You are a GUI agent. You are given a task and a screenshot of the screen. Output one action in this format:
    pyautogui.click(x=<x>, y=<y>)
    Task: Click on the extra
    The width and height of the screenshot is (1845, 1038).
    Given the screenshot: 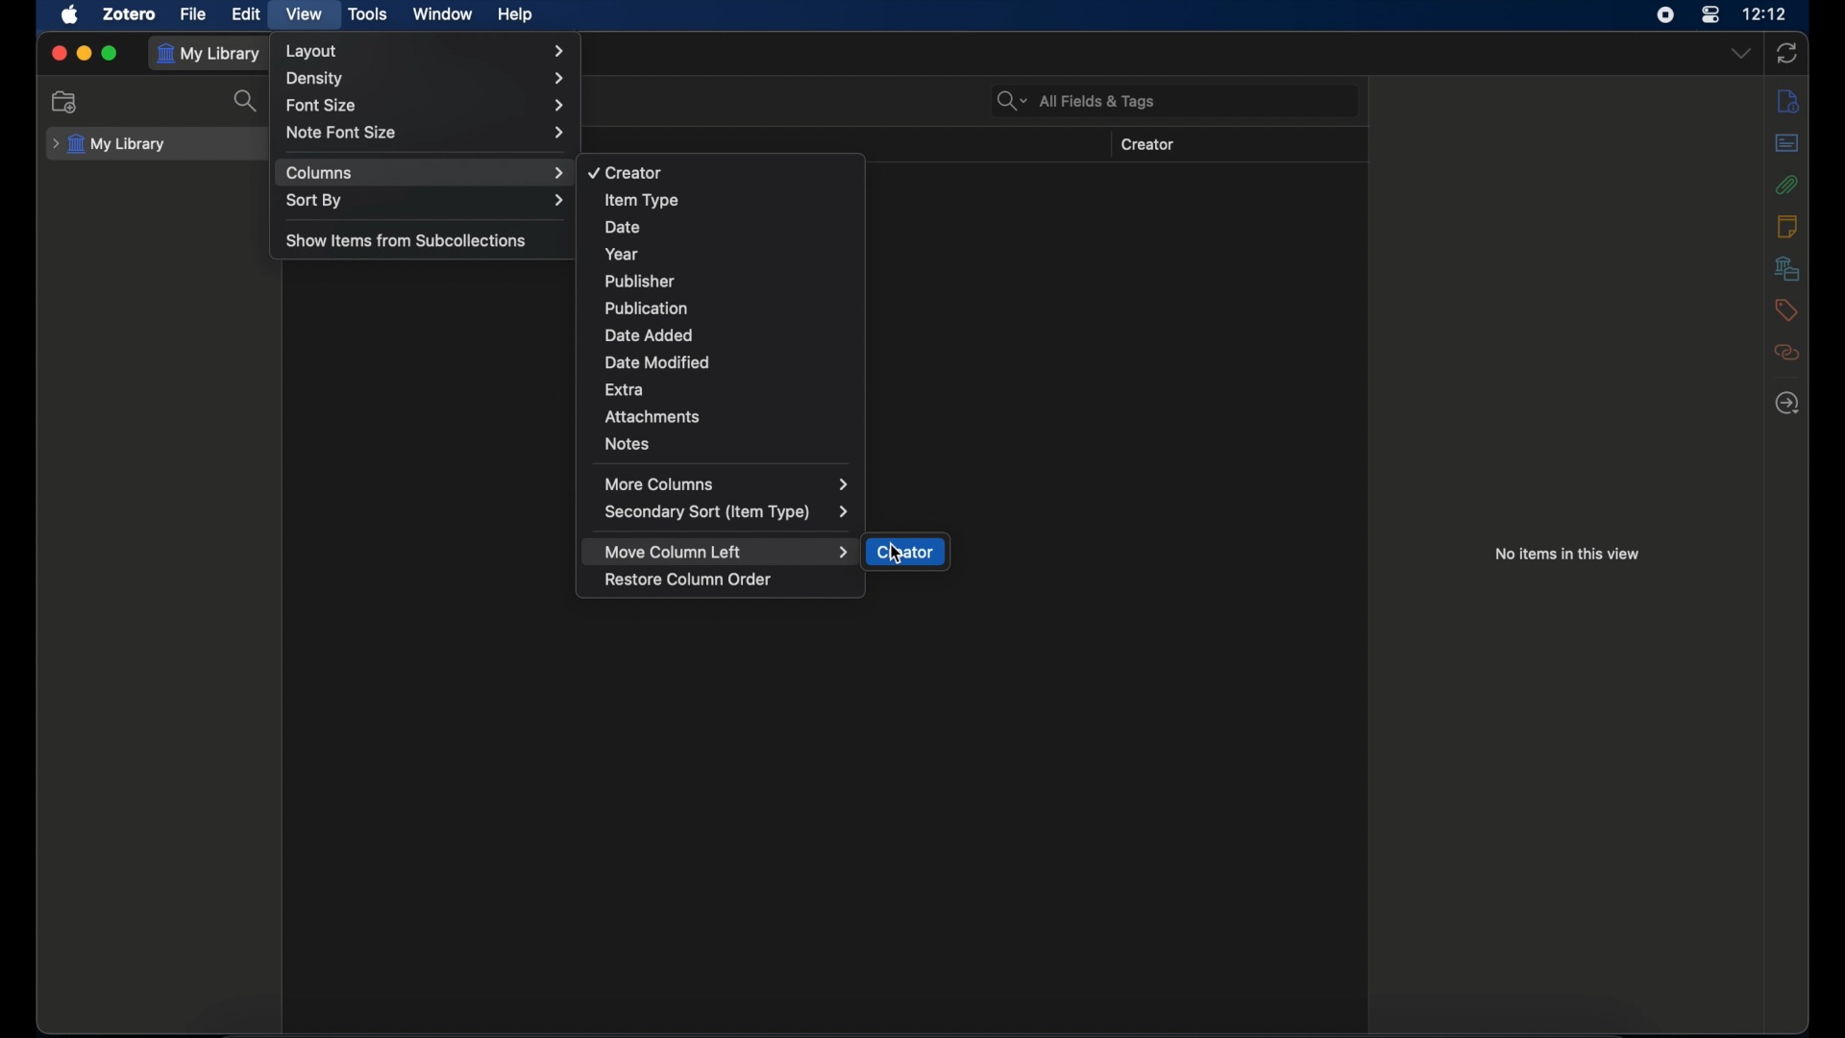 What is the action you would take?
    pyautogui.click(x=627, y=388)
    